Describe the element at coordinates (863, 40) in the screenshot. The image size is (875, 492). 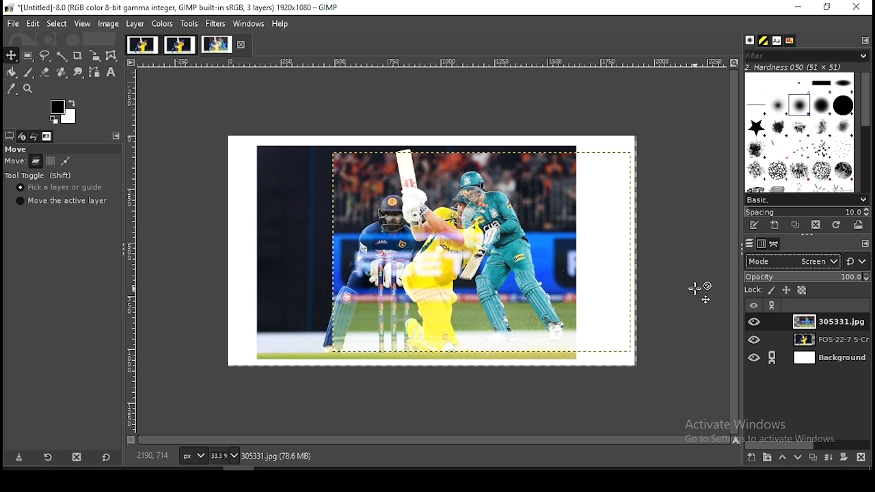
I see `configure this tab` at that location.